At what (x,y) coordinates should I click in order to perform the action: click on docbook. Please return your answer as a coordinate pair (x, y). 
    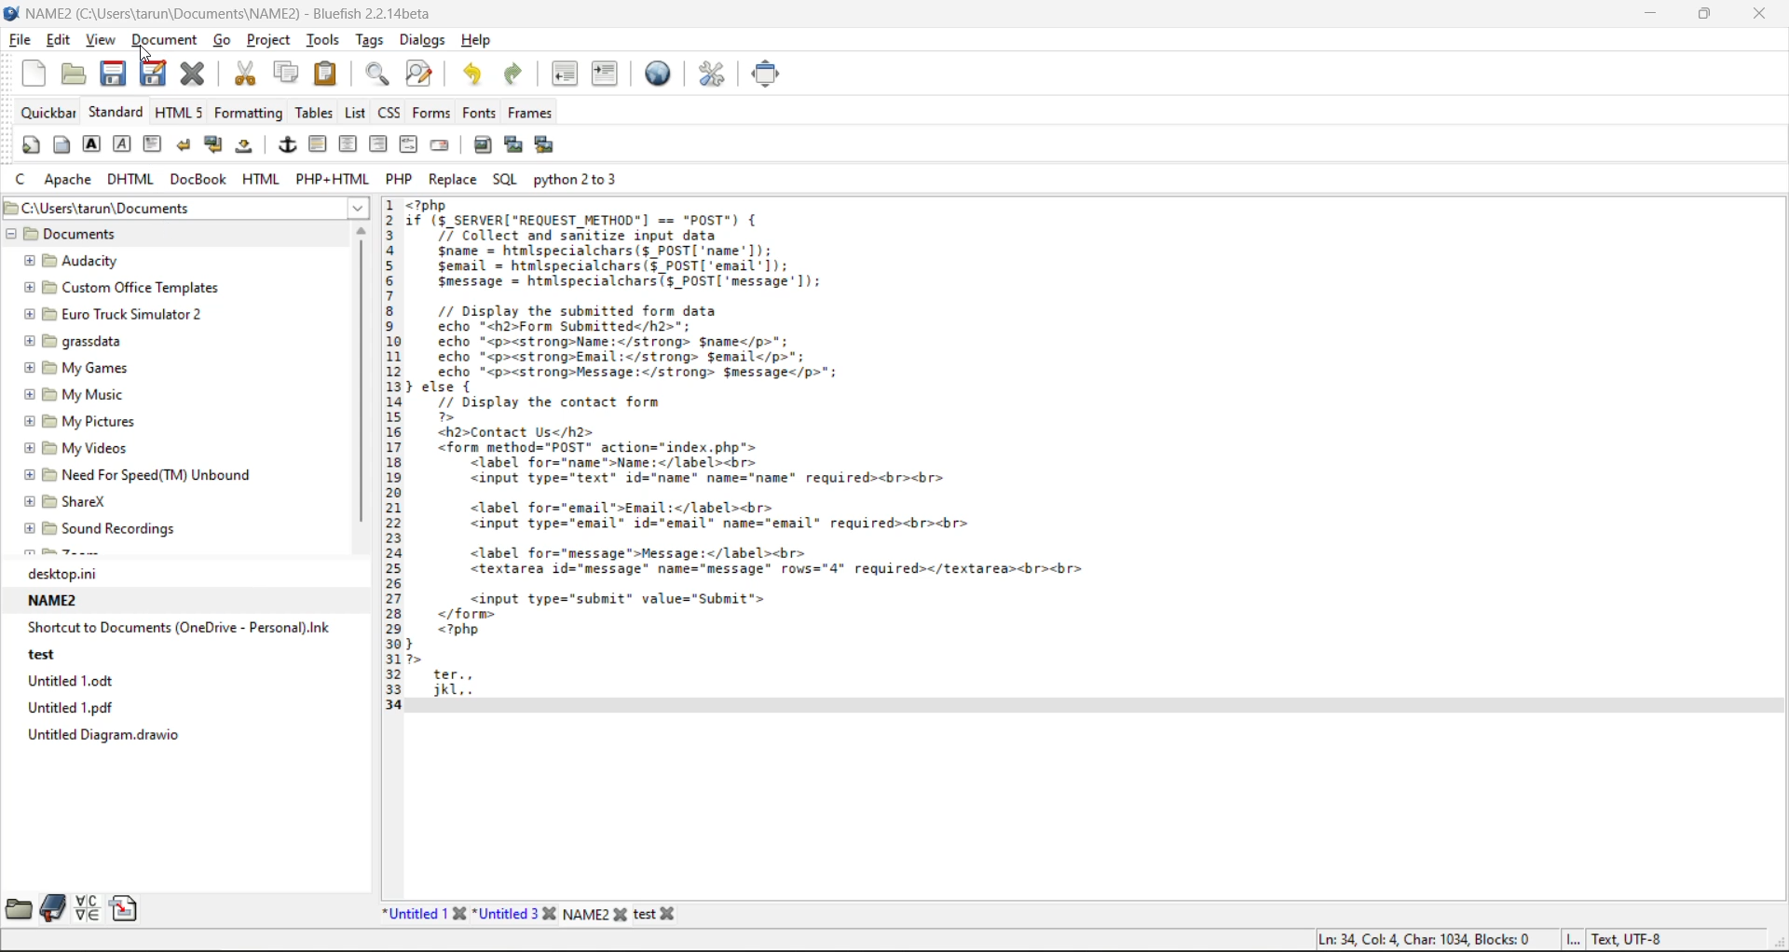
    Looking at the image, I should click on (200, 180).